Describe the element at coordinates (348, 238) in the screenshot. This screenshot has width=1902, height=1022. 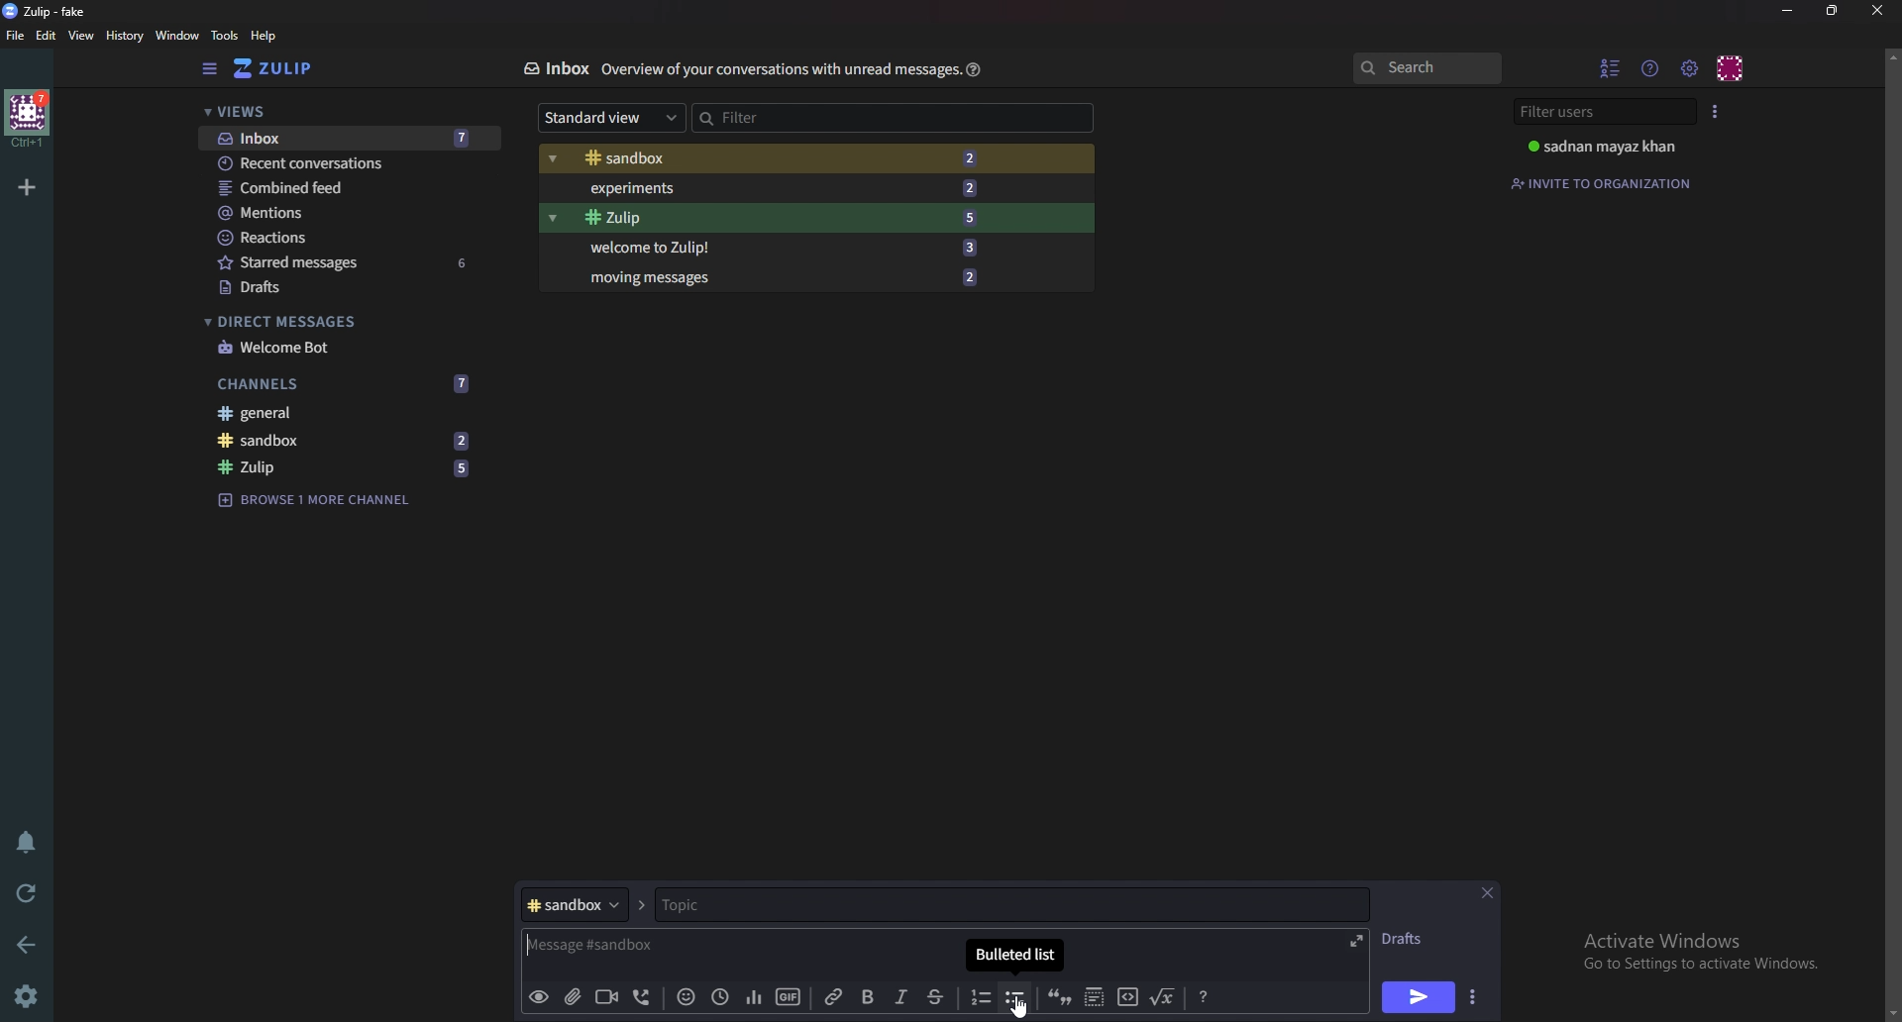
I see `Reactions` at that location.